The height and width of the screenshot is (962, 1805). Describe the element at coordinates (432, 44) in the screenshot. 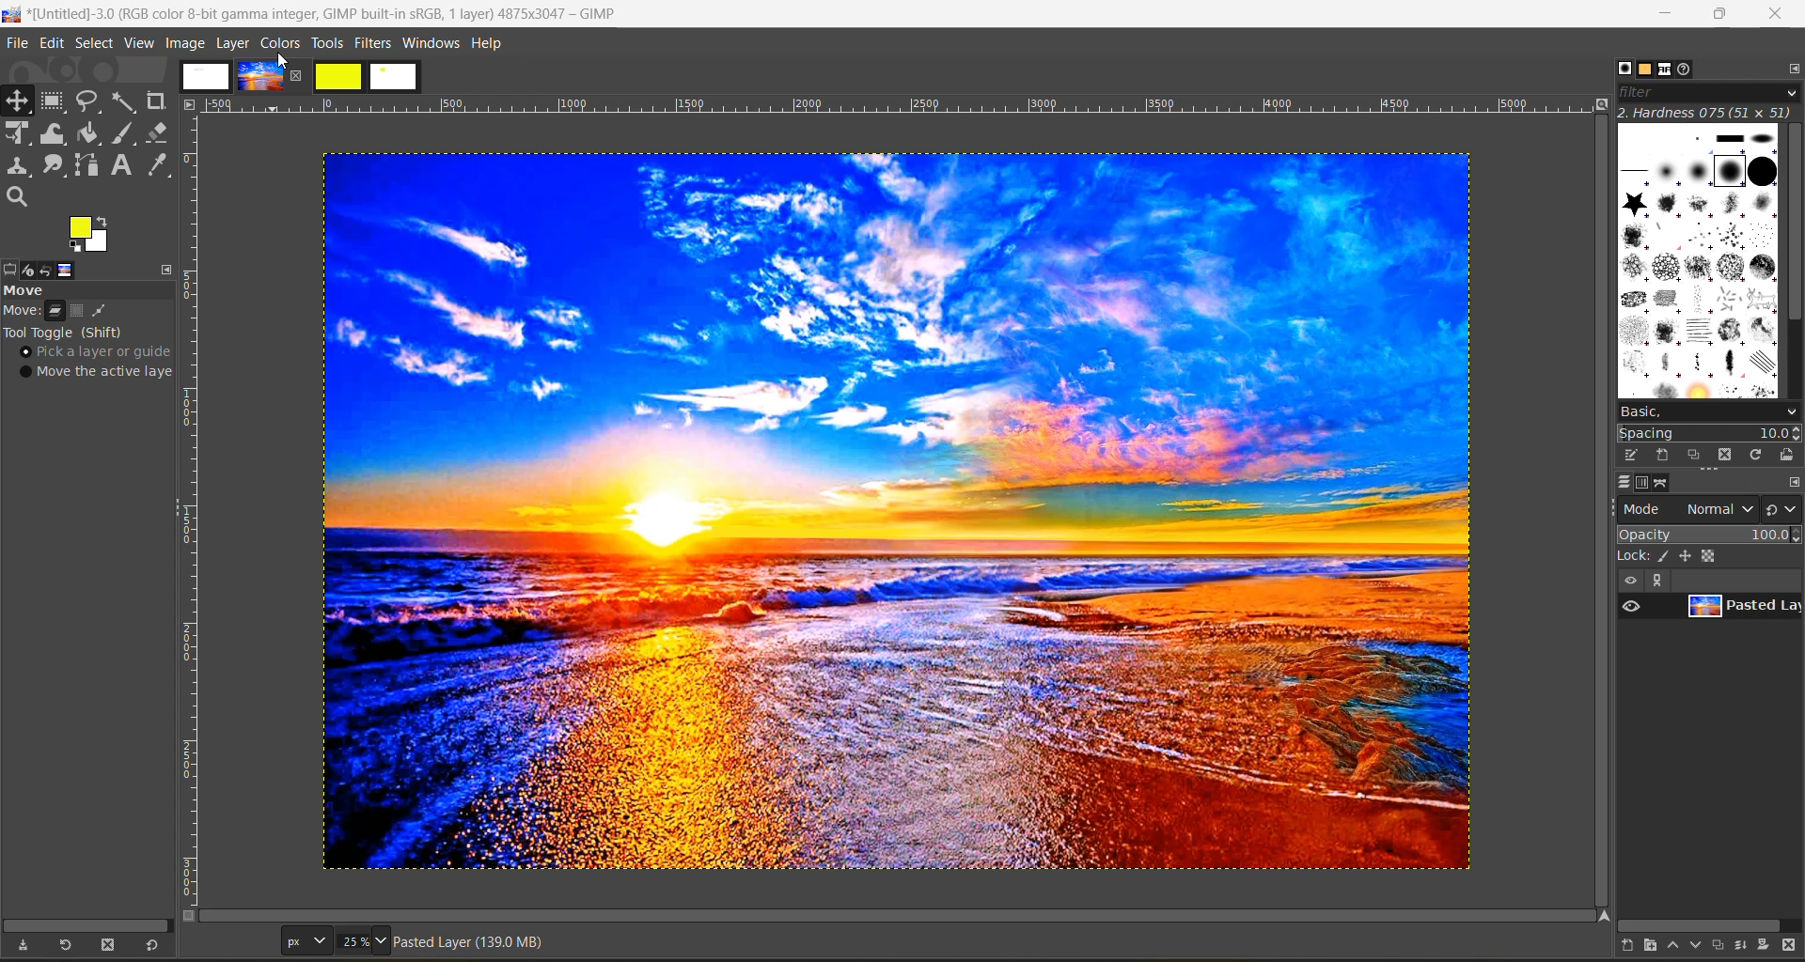

I see `windows` at that location.